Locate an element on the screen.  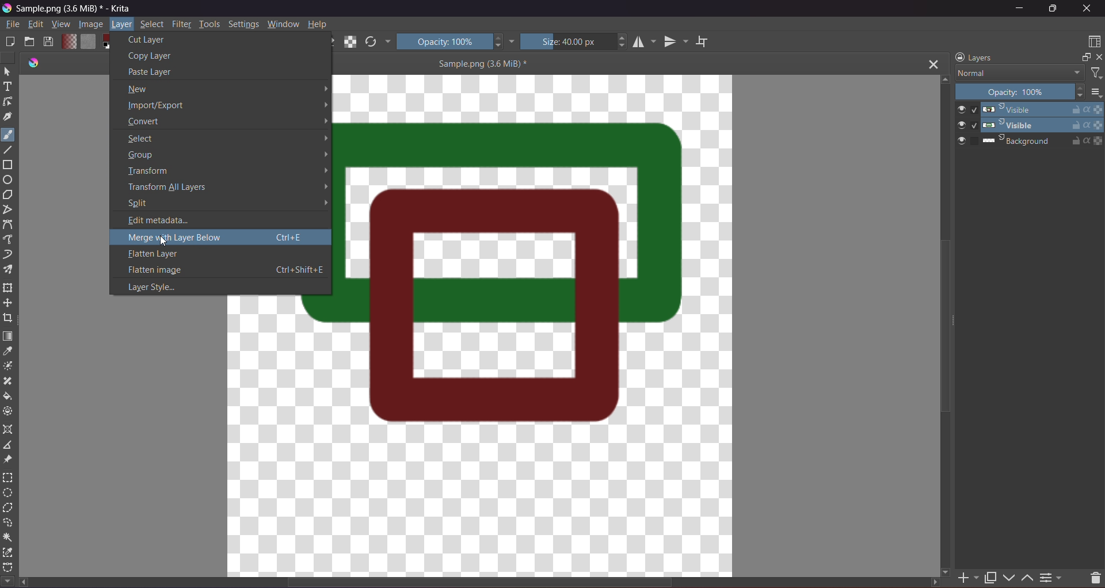
Select is located at coordinates (7, 71).